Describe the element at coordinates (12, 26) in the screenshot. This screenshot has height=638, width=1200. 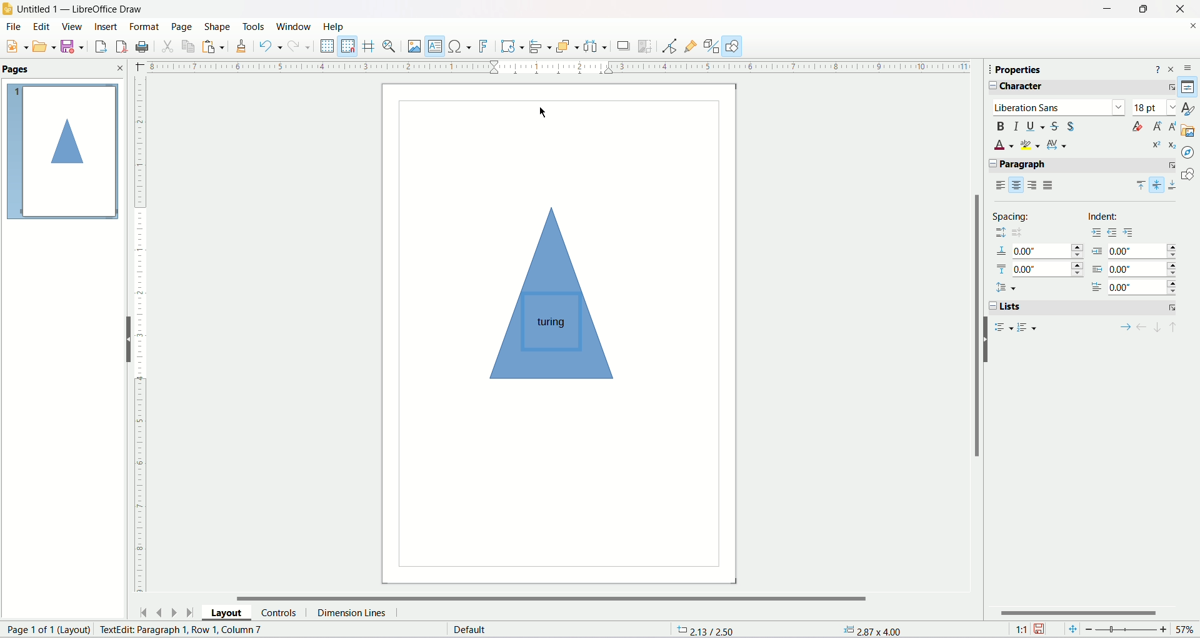
I see `File` at that location.